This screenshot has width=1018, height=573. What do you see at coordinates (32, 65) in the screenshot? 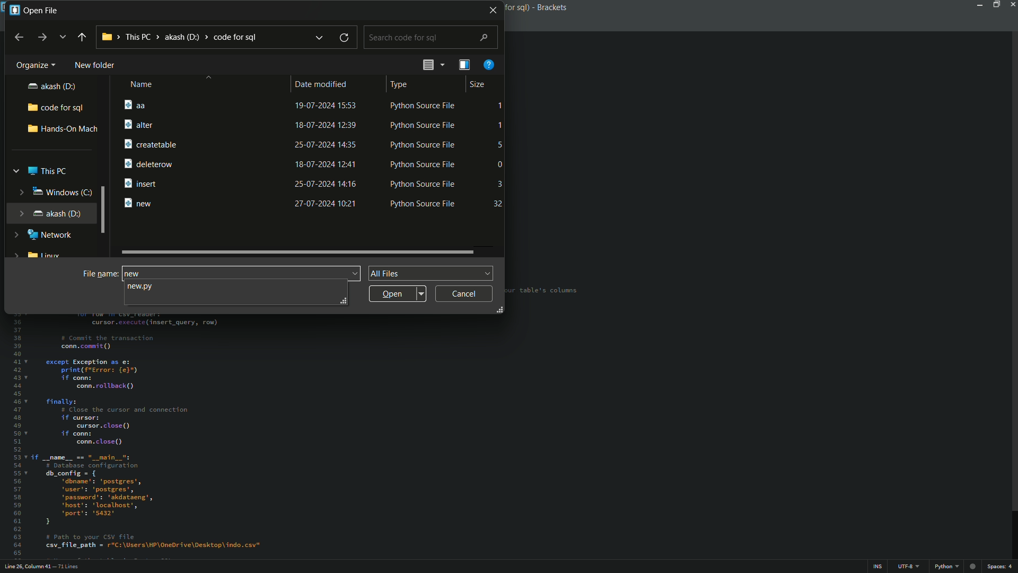
I see `organize` at bounding box center [32, 65].